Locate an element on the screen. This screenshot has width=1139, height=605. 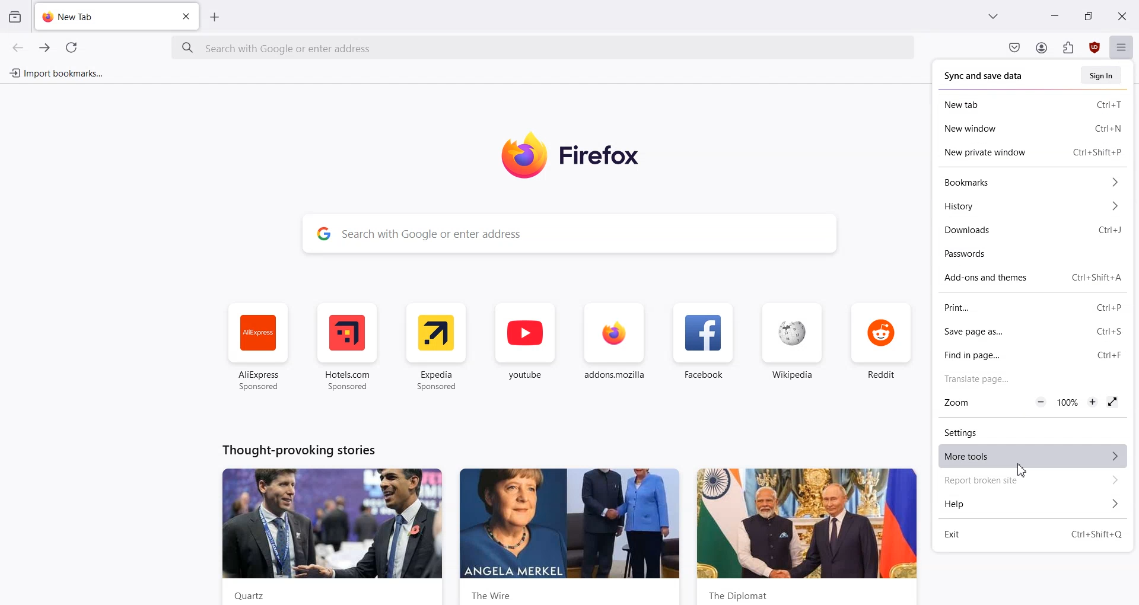
Account is located at coordinates (1041, 48).